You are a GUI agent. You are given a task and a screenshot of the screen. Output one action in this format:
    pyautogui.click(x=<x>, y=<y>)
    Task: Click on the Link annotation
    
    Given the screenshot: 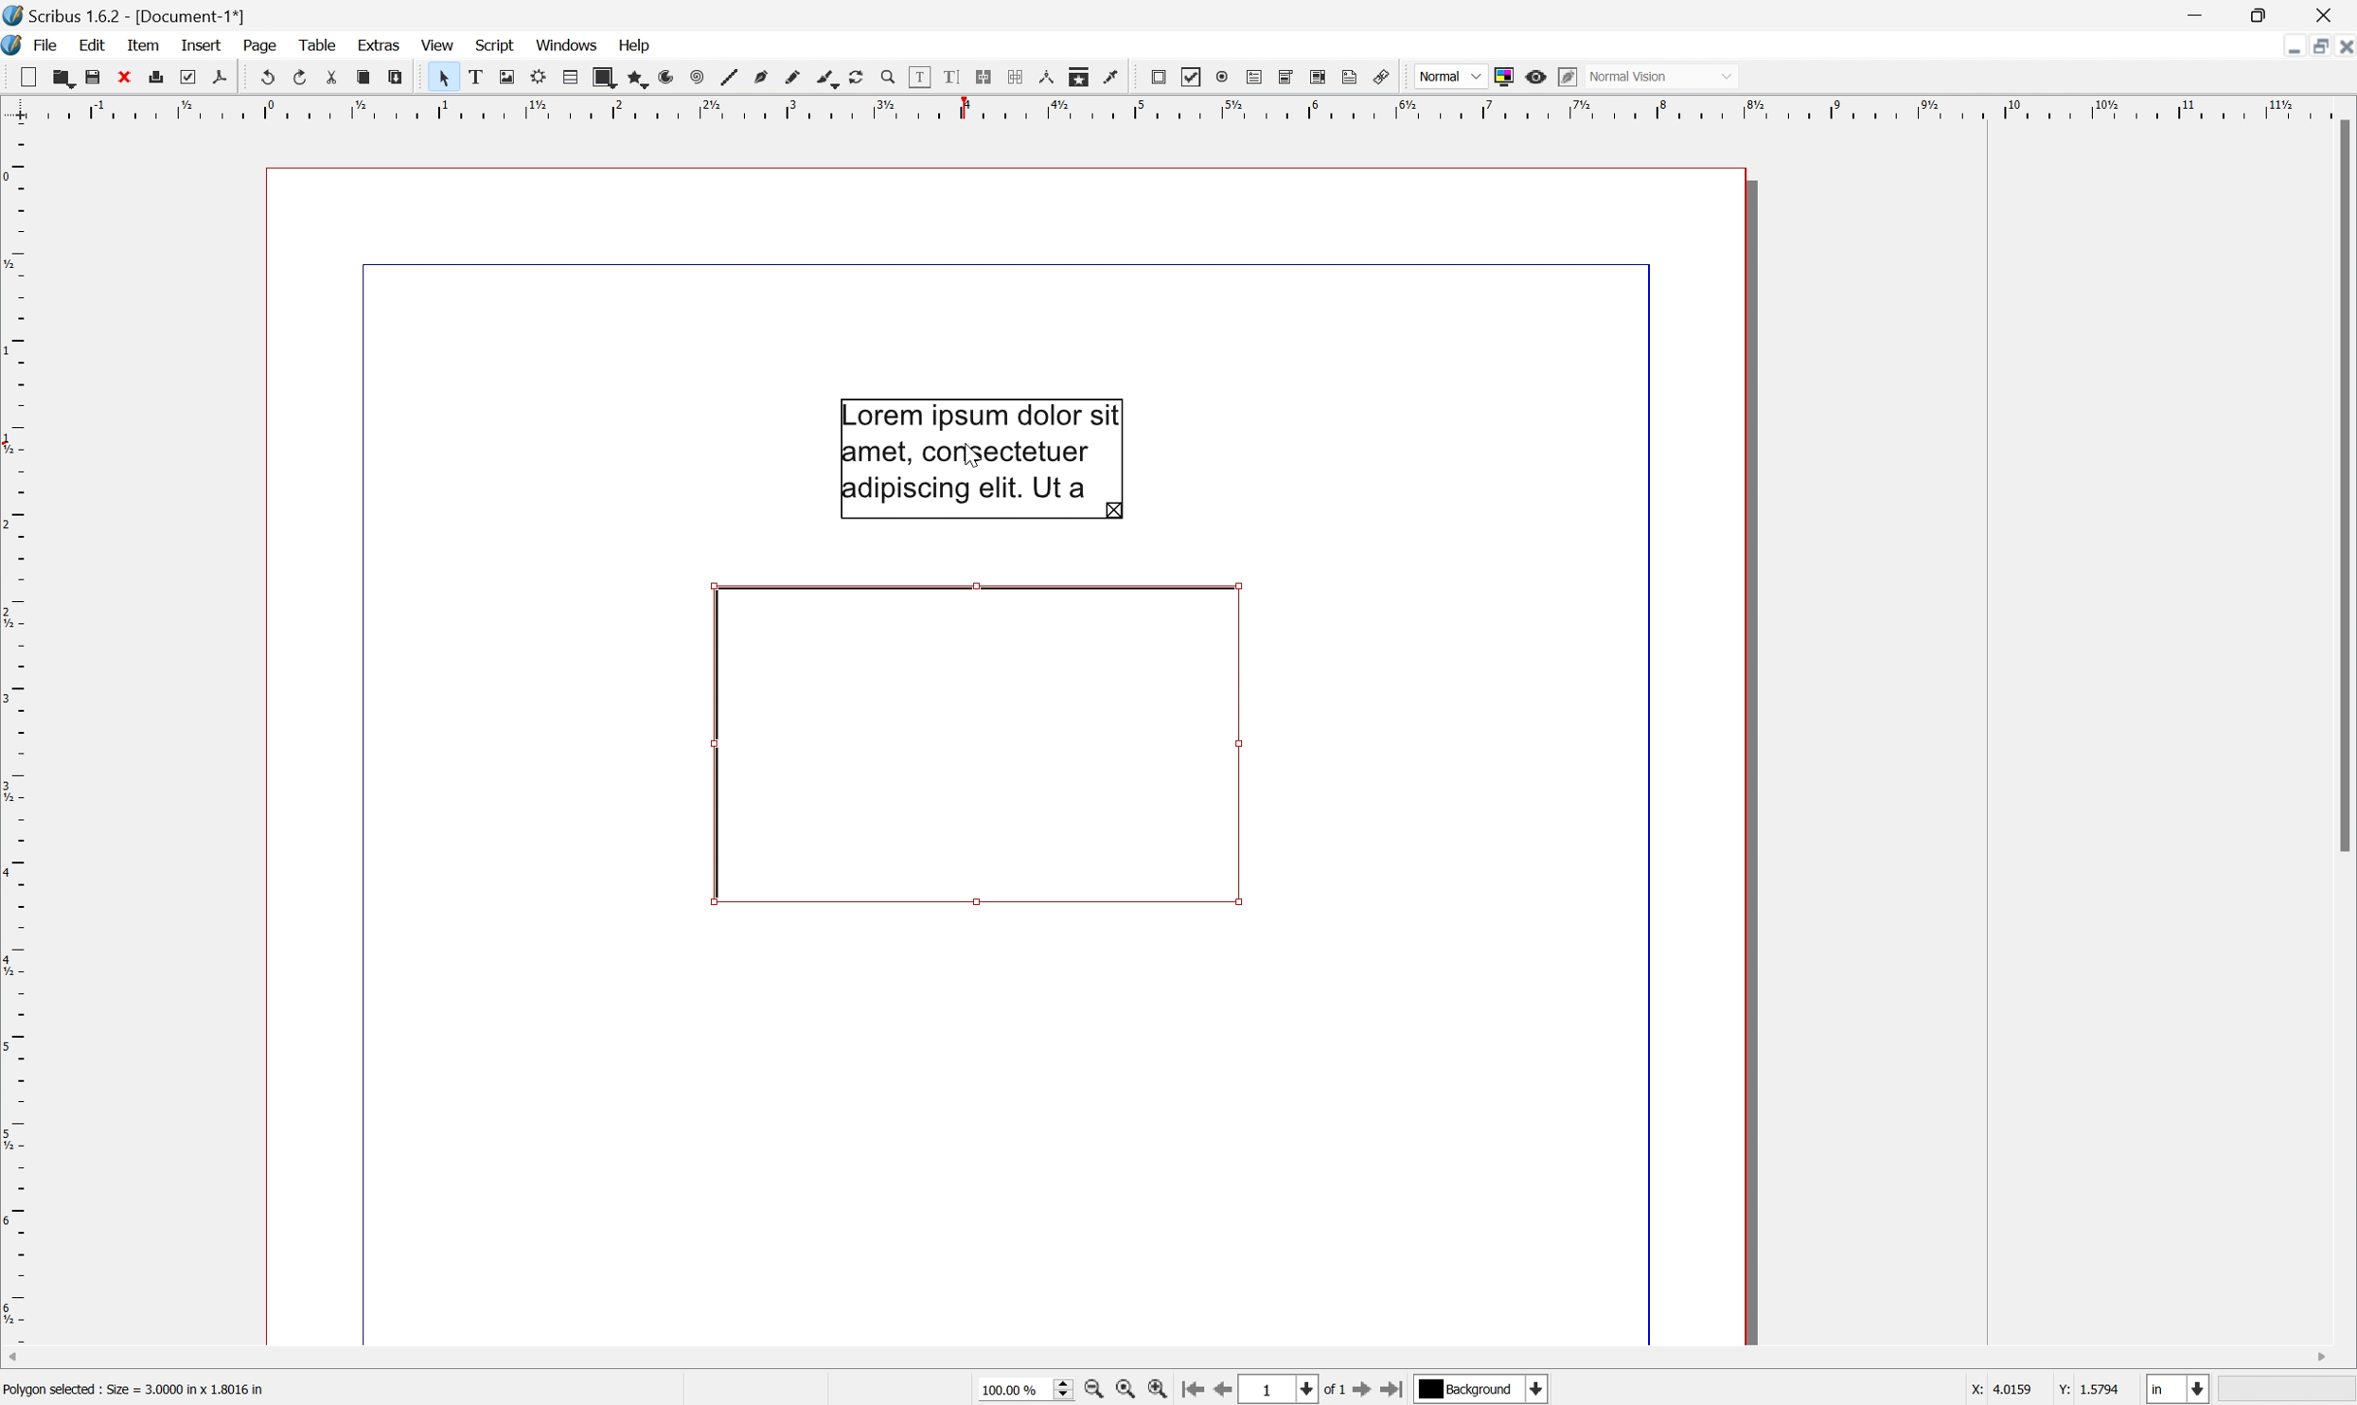 What is the action you would take?
    pyautogui.click(x=1387, y=79)
    